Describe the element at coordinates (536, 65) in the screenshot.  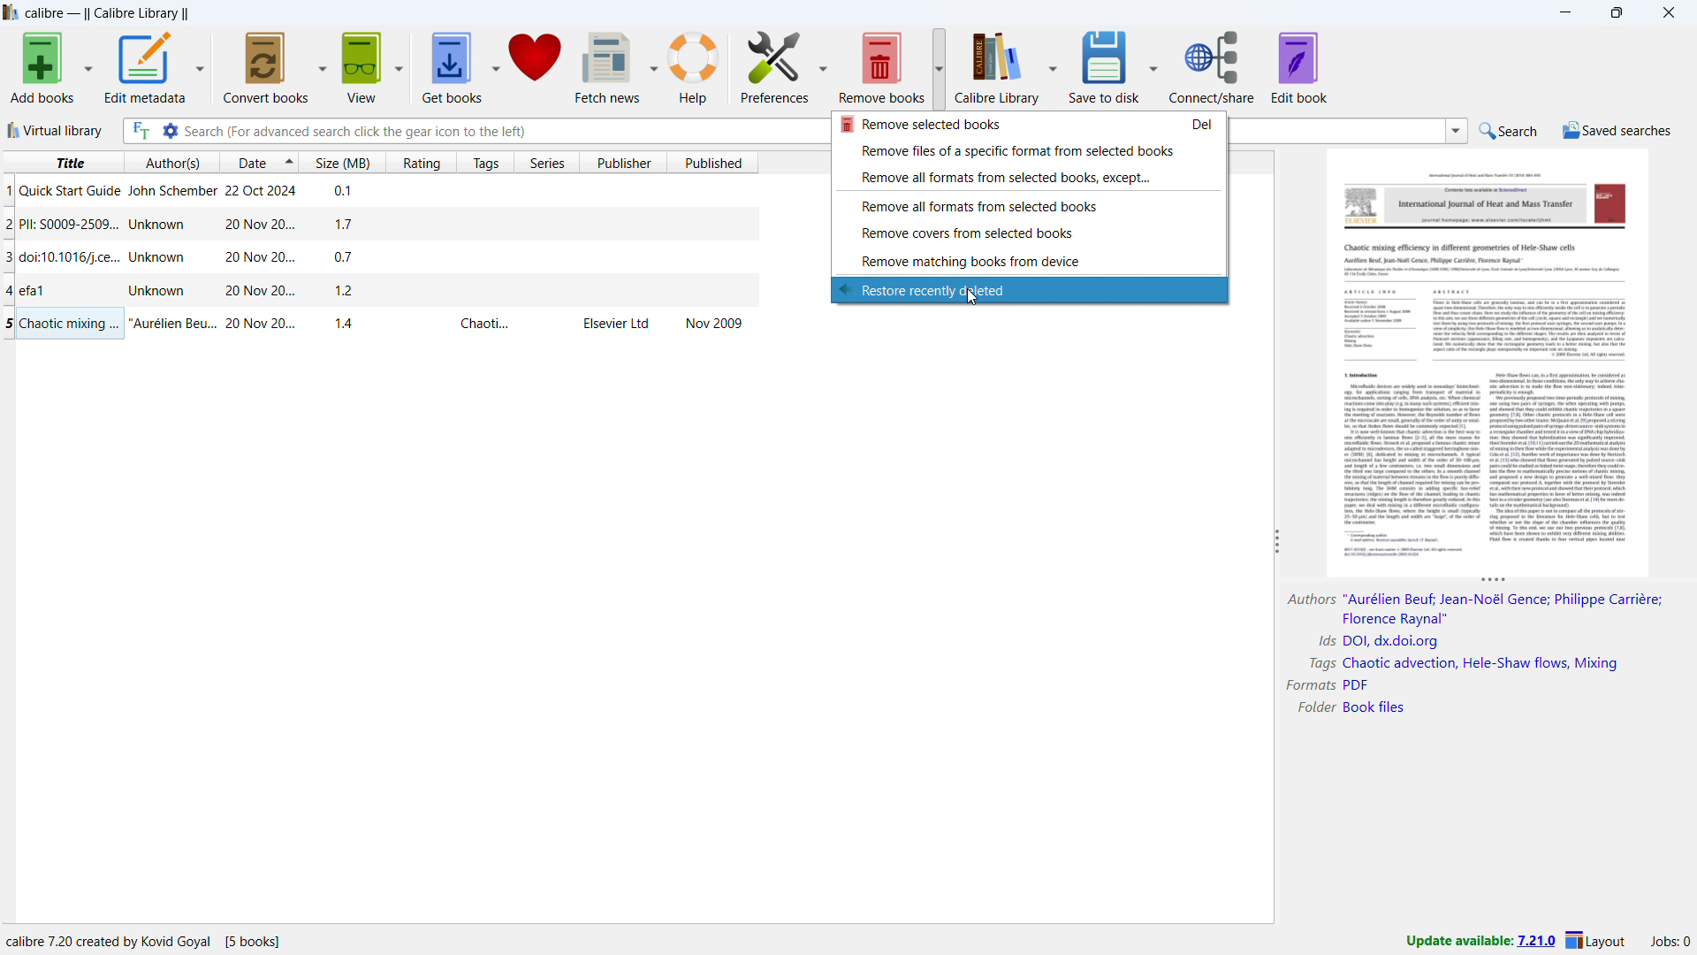
I see `donate to calibre` at that location.